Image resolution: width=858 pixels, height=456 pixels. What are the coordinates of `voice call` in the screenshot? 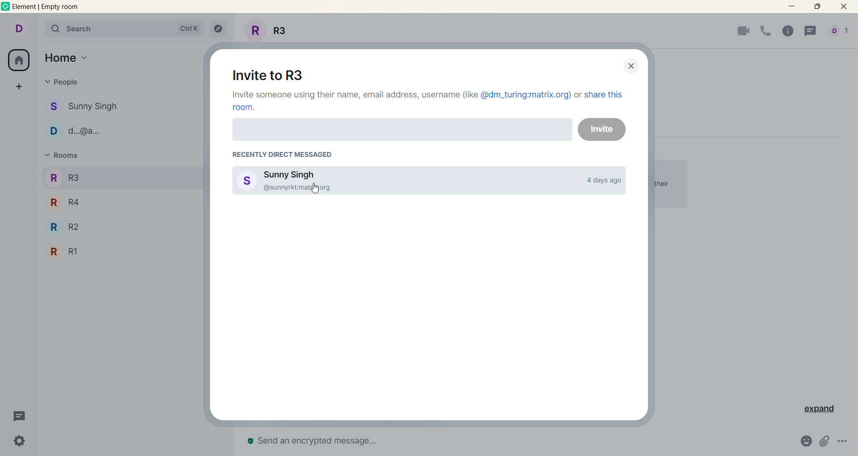 It's located at (765, 32).